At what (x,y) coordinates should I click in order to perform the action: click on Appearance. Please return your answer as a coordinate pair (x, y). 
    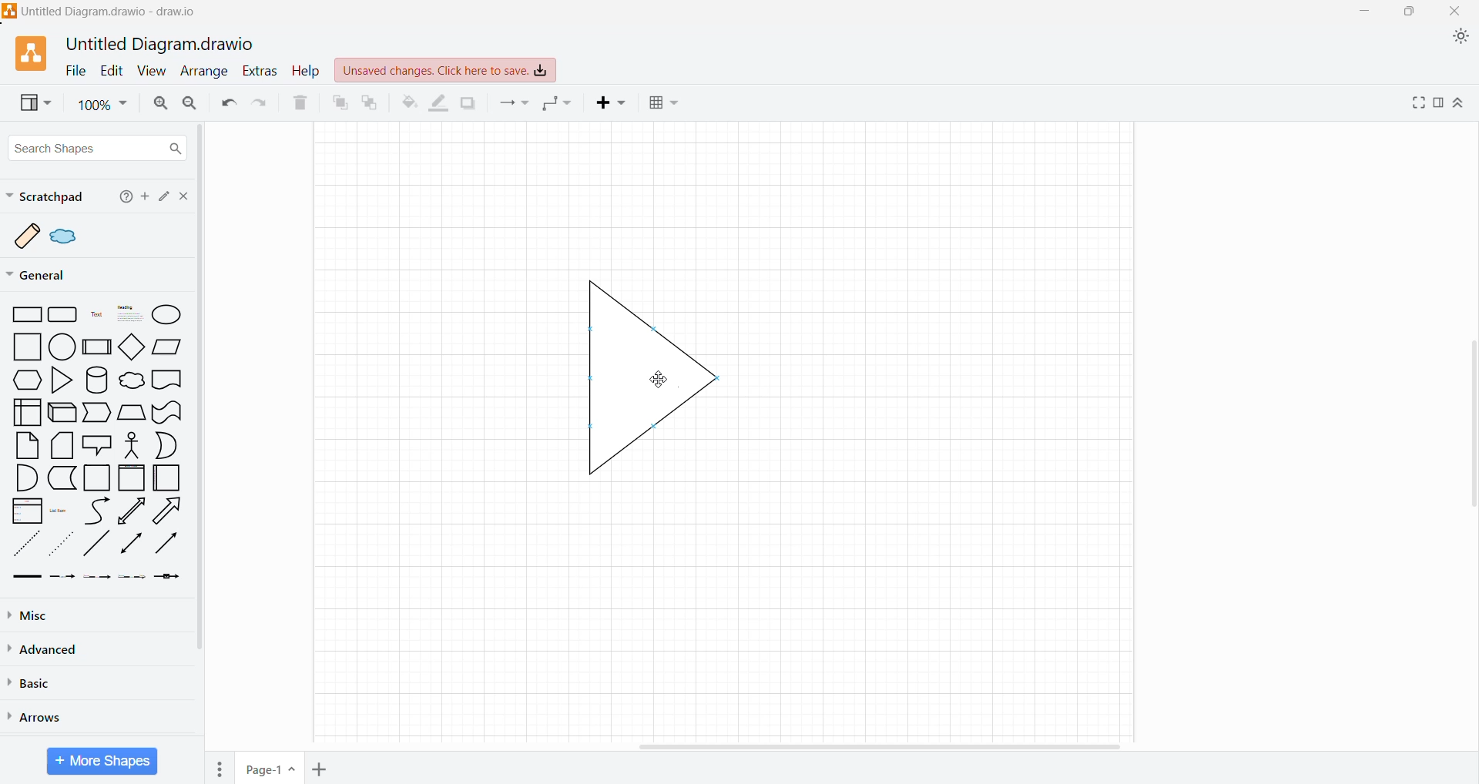
    Looking at the image, I should click on (1458, 38).